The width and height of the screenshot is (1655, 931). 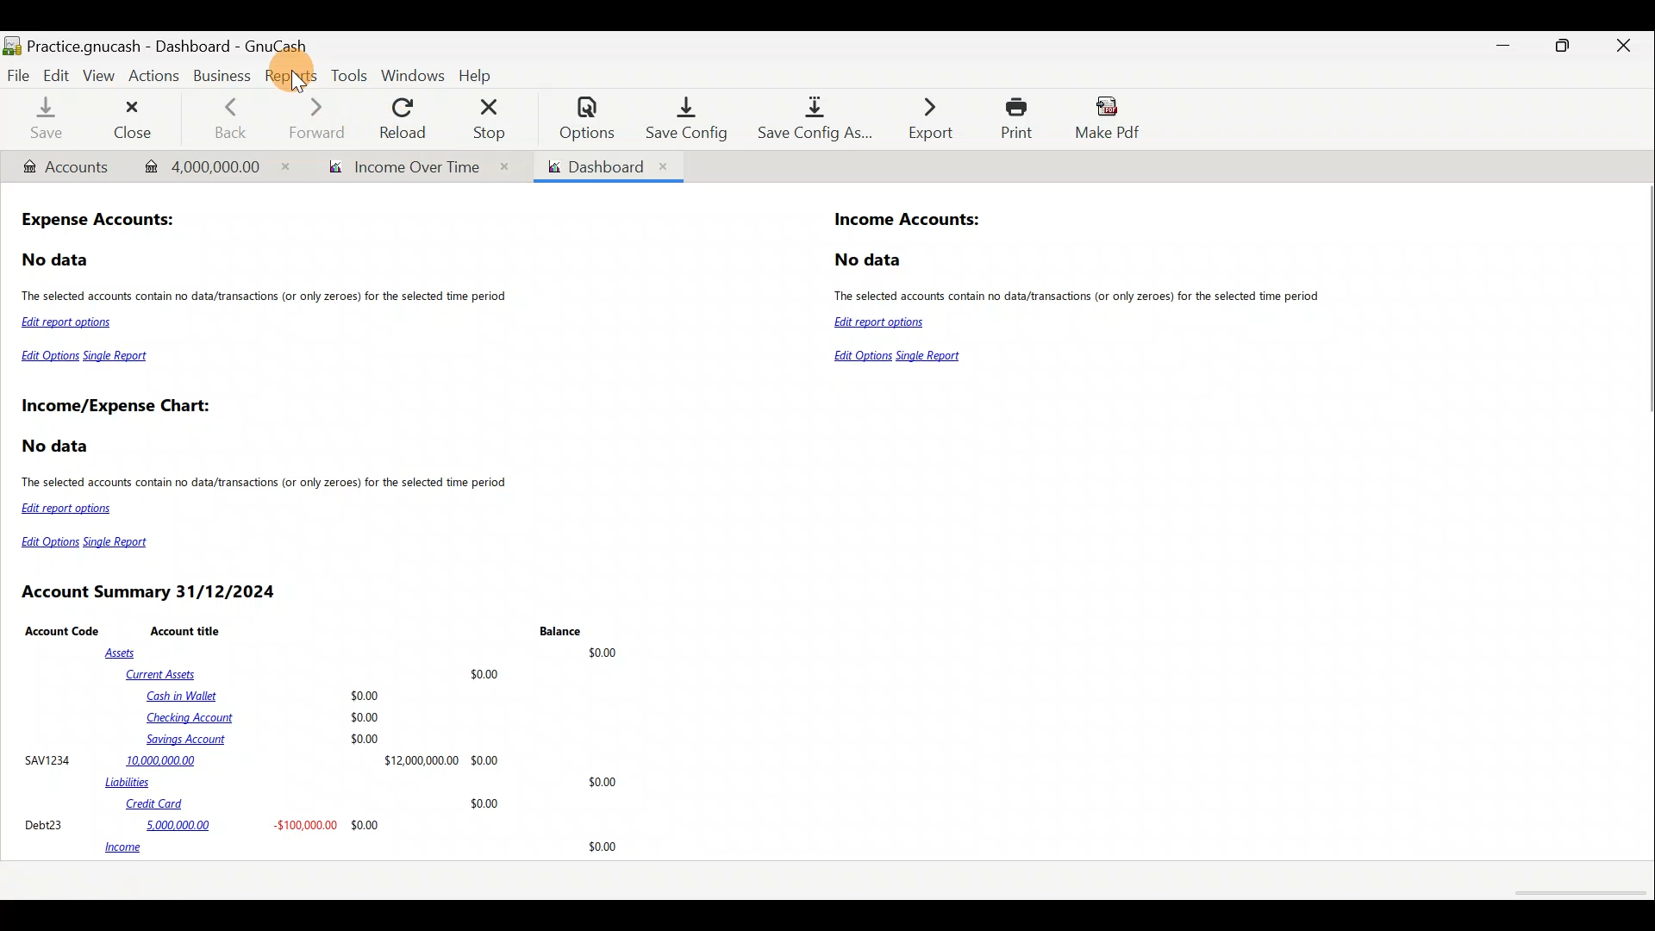 What do you see at coordinates (607, 166) in the screenshot?
I see `Dashboard` at bounding box center [607, 166].